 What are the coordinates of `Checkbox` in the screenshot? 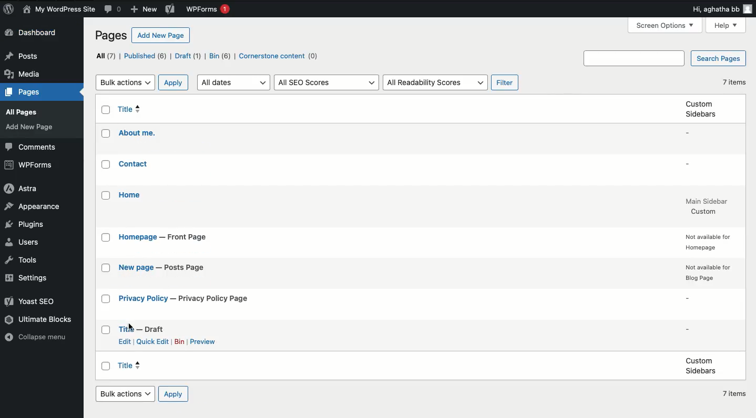 It's located at (106, 365).